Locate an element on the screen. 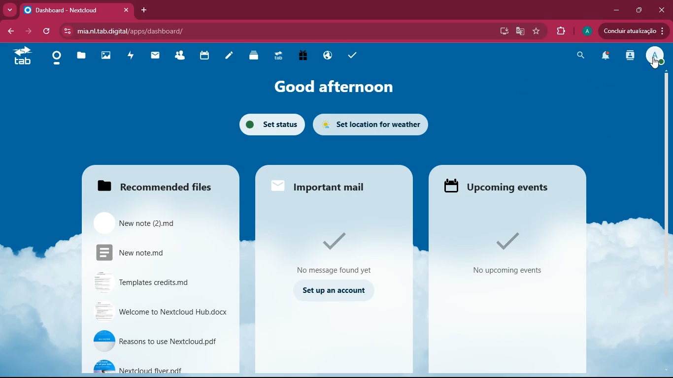  add tab is located at coordinates (144, 10).